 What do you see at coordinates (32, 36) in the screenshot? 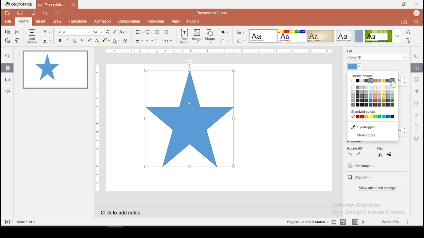
I see `add slide` at bounding box center [32, 36].